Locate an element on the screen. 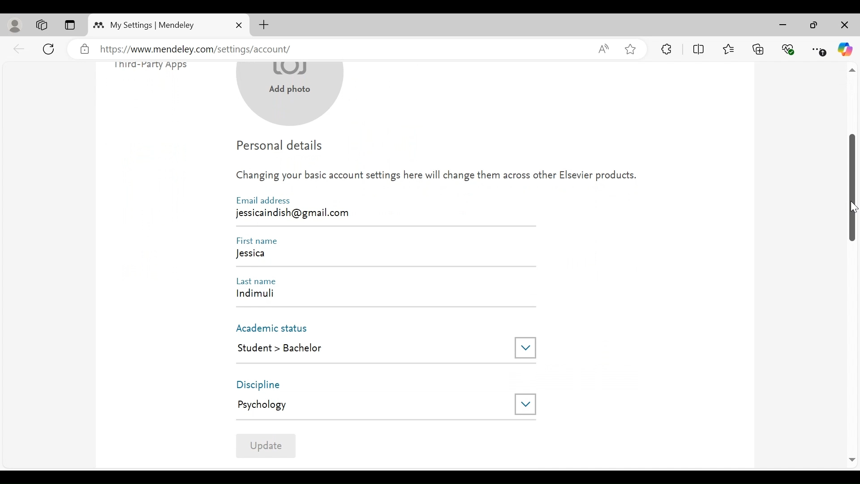 The height and width of the screenshot is (484, 860). scroll up is located at coordinates (851, 71).